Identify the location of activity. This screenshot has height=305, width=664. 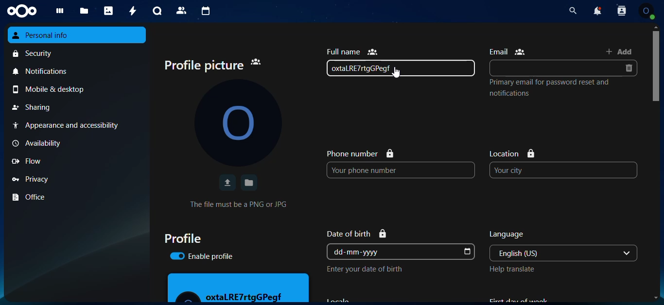
(131, 10).